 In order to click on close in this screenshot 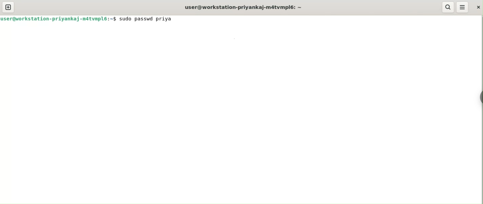, I will do `click(479, 7)`.